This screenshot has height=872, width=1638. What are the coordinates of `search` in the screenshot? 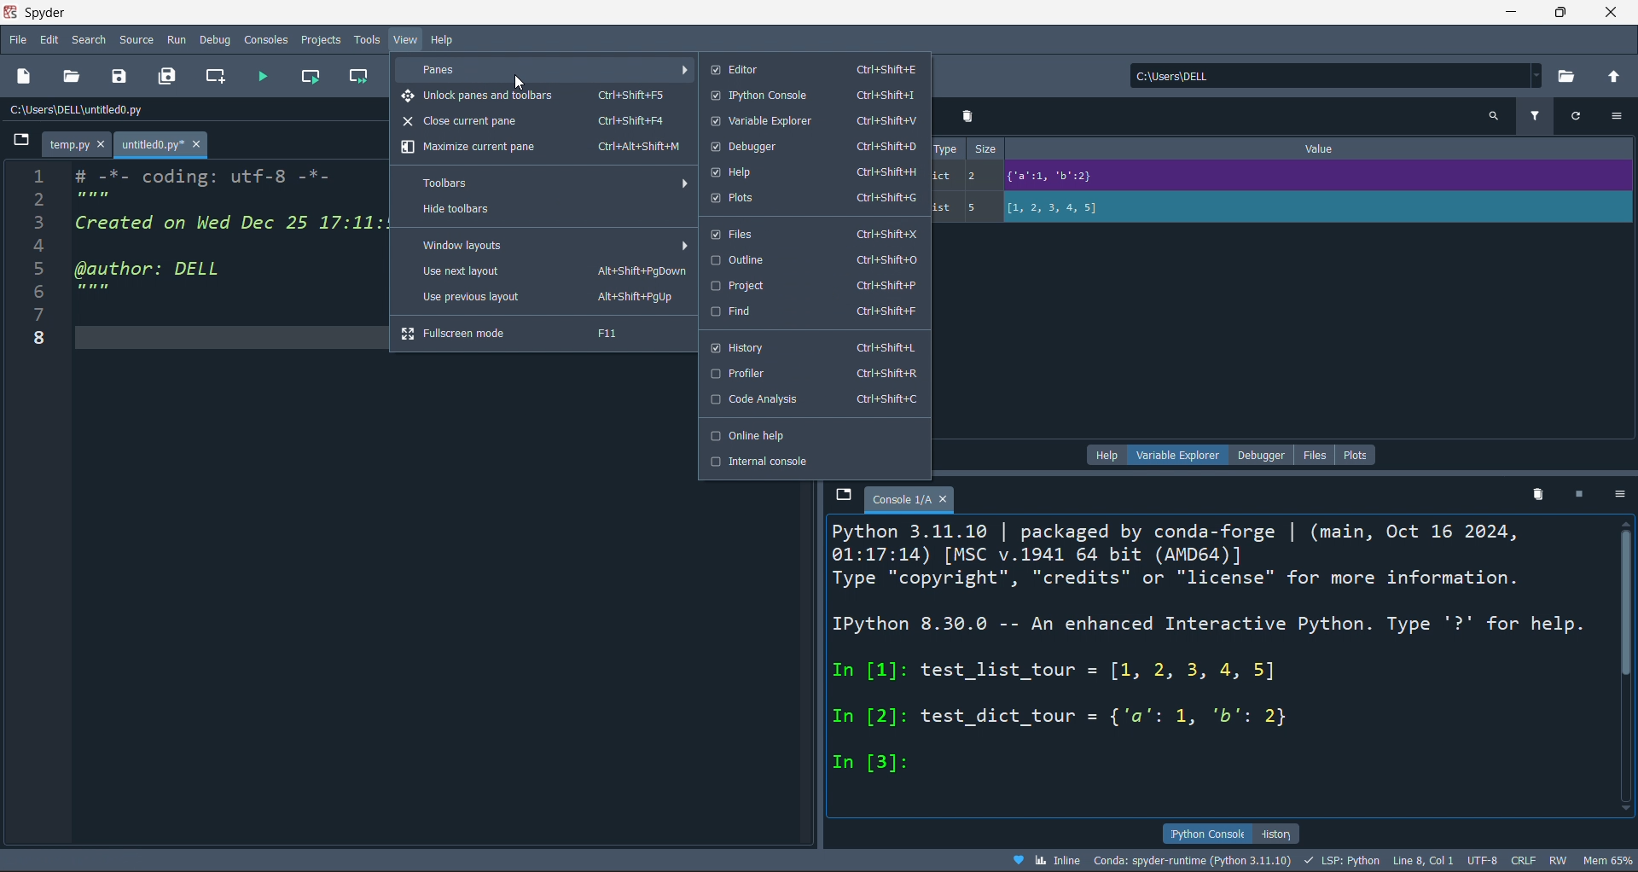 It's located at (1491, 114).